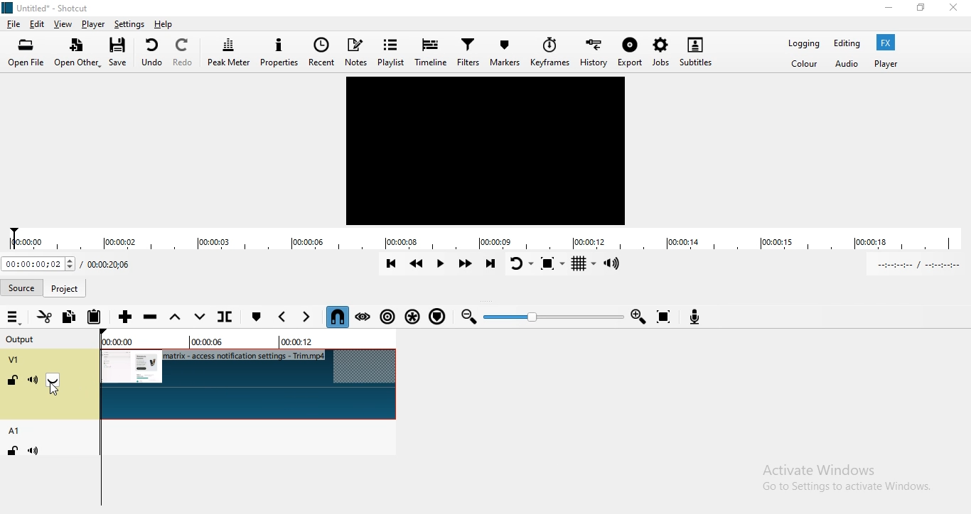 This screenshot has height=514, width=971. Describe the element at coordinates (95, 315) in the screenshot. I see `Paste ` at that location.